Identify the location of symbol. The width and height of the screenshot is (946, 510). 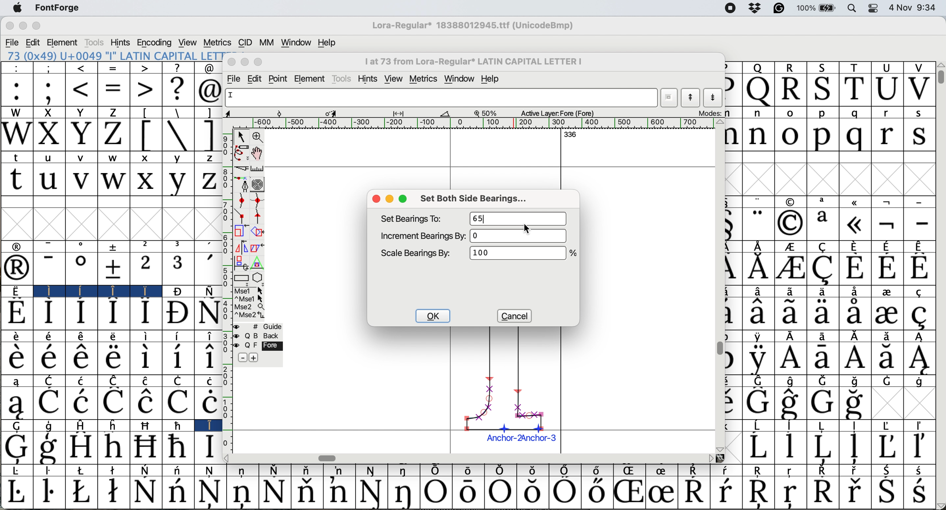
(790, 201).